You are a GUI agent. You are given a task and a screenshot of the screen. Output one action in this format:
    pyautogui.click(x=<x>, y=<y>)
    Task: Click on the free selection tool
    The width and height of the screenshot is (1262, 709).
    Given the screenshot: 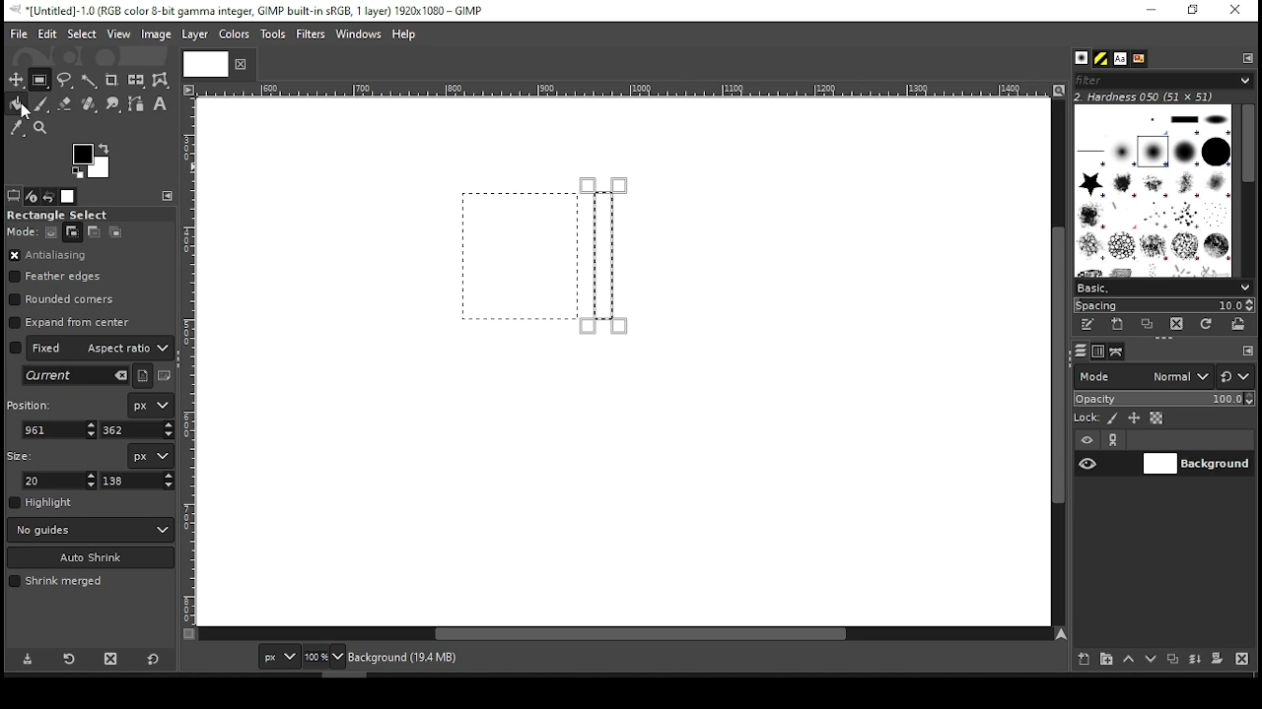 What is the action you would take?
    pyautogui.click(x=67, y=81)
    